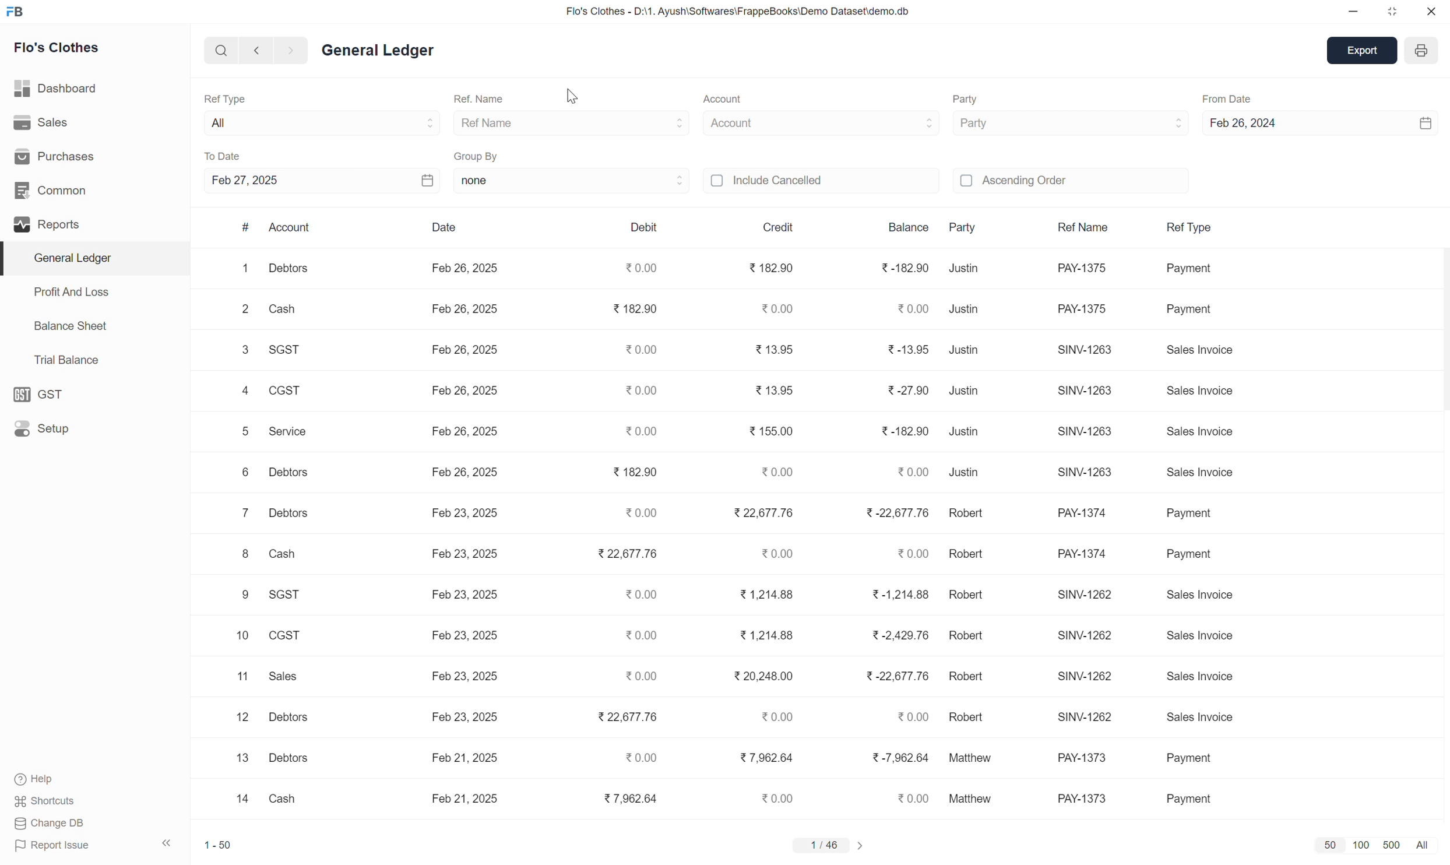  Describe the element at coordinates (1200, 717) in the screenshot. I see `sales invoice` at that location.